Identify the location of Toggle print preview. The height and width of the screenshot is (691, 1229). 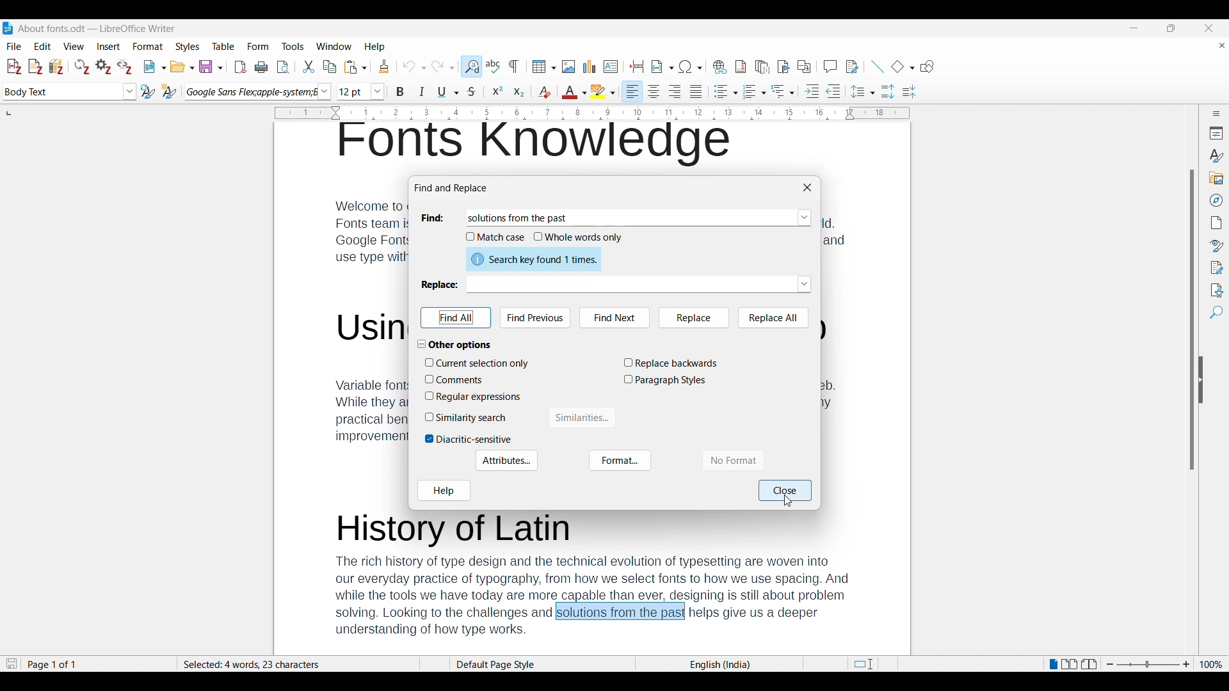
(284, 67).